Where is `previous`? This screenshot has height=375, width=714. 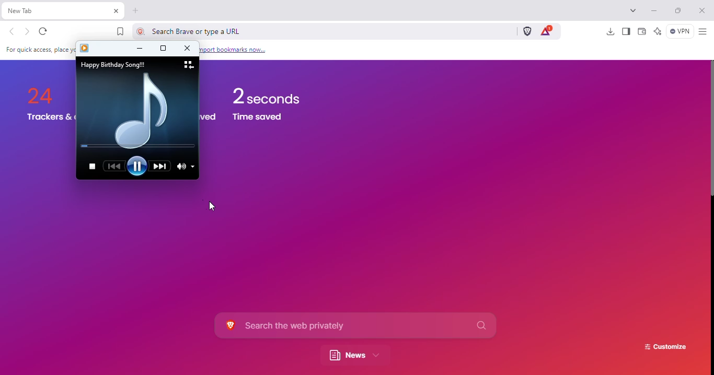 previous is located at coordinates (114, 166).